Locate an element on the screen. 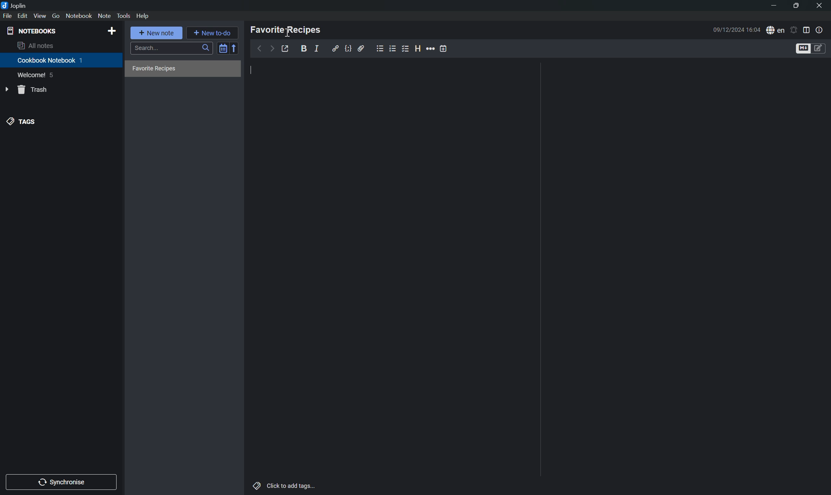  Search is located at coordinates (171, 48).